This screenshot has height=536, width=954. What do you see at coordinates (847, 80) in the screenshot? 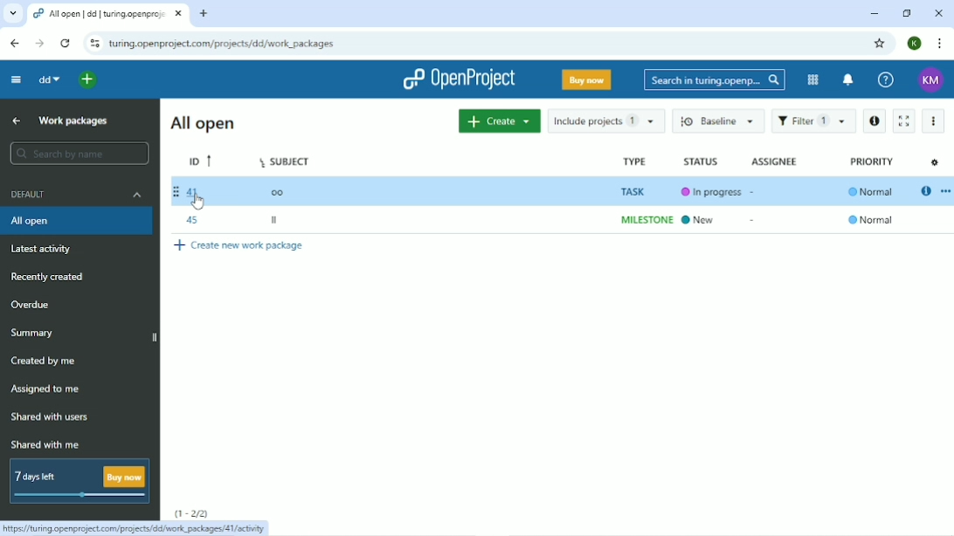
I see `To notification center` at bounding box center [847, 80].